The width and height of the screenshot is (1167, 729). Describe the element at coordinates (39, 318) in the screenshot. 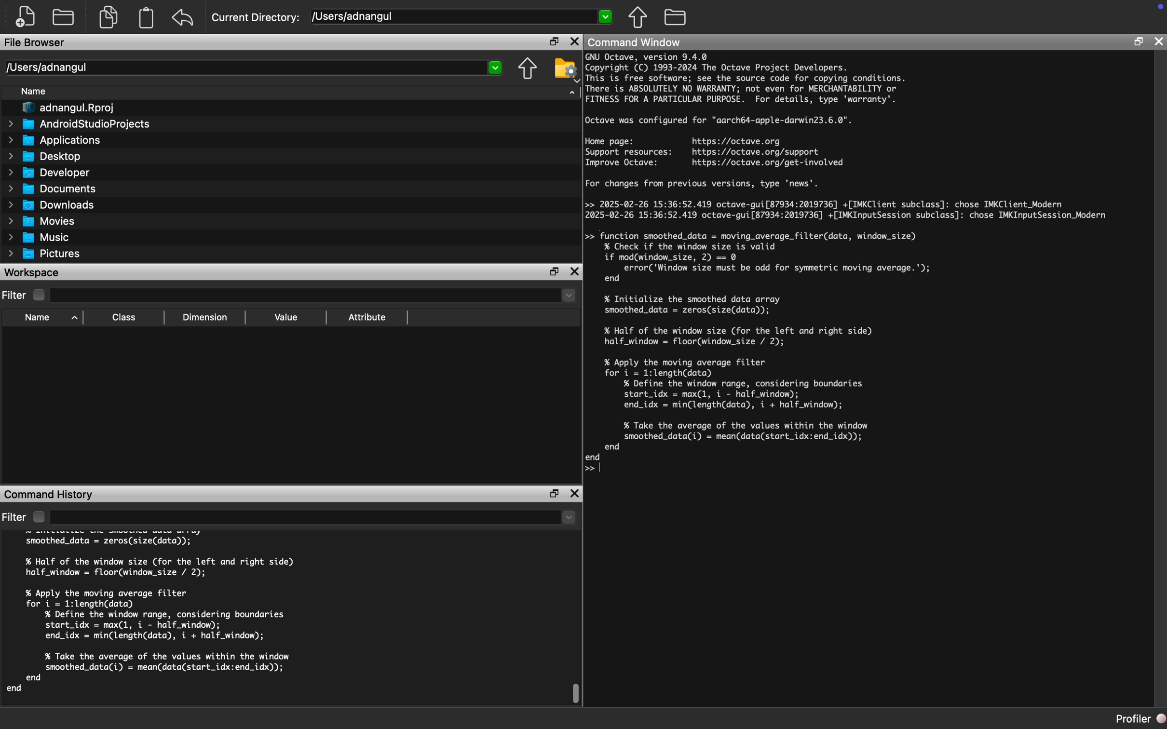

I see `Name` at that location.